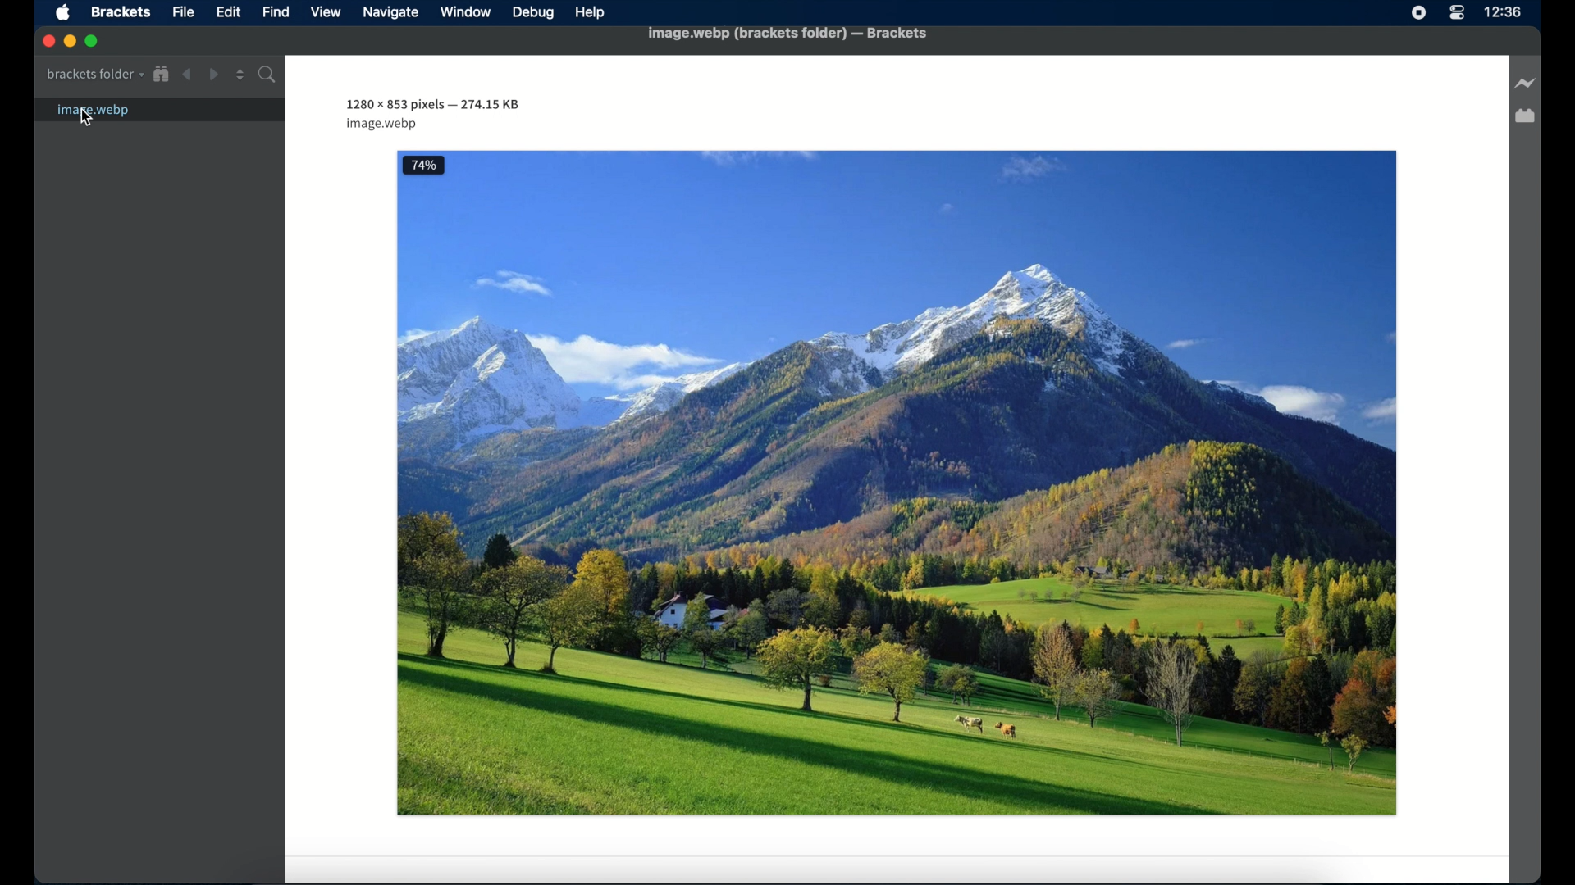 The width and height of the screenshot is (1575, 885). I want to click on time, so click(1503, 11).